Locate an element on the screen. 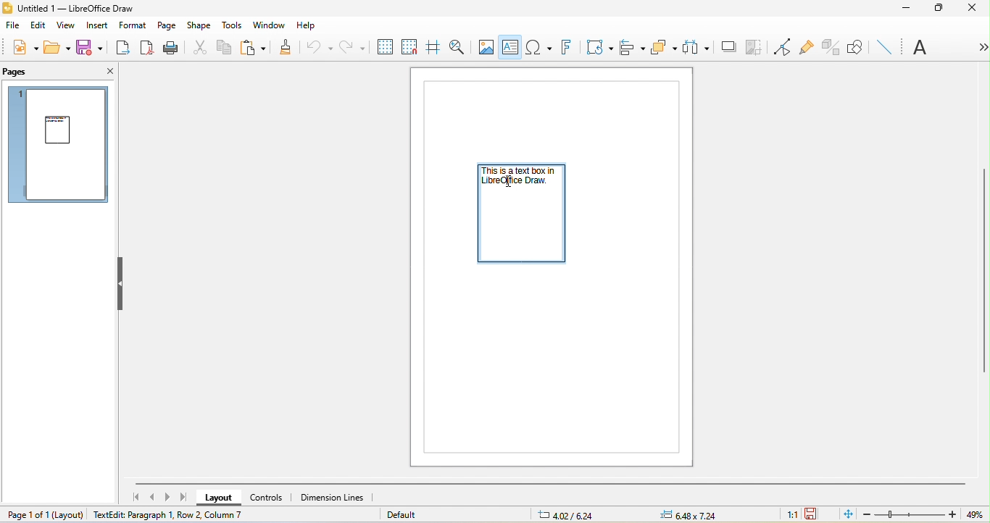  transformation is located at coordinates (596, 49).